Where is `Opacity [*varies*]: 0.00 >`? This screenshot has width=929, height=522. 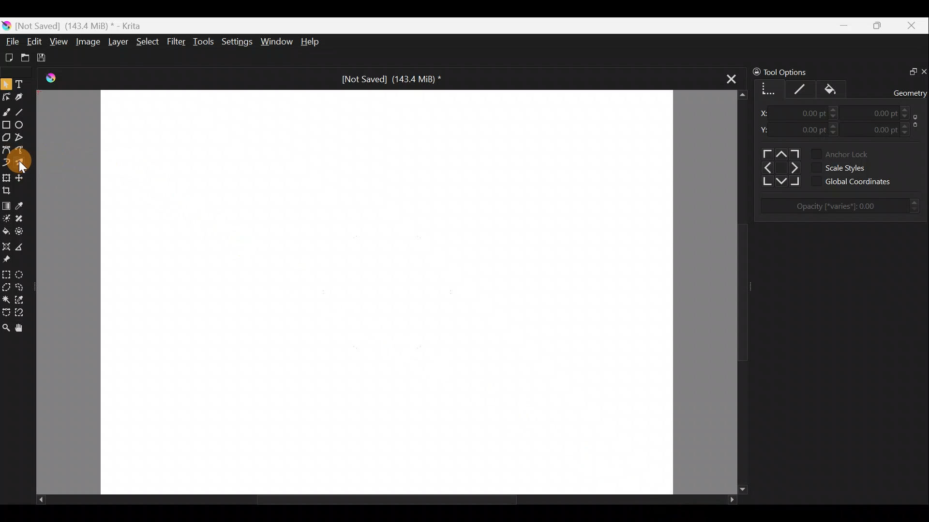 Opacity [*varies*]: 0.00 > is located at coordinates (844, 206).